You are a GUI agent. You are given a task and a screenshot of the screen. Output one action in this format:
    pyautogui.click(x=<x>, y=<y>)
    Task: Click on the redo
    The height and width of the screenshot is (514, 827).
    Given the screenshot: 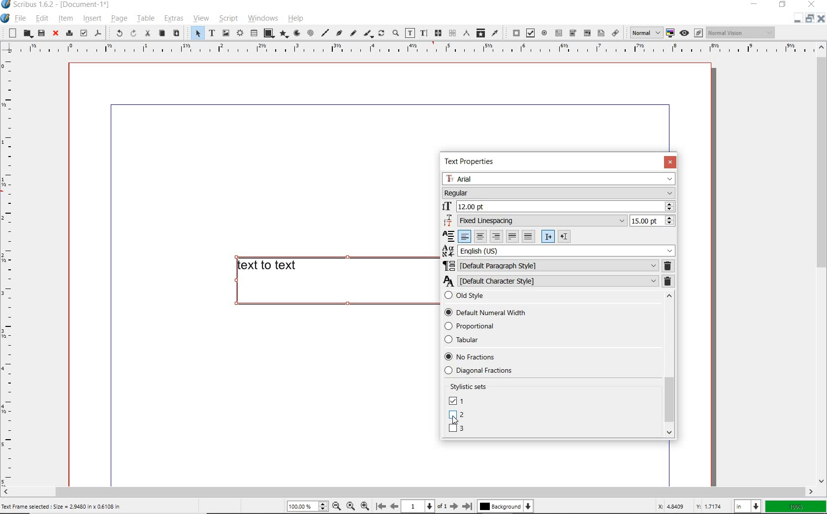 What is the action you would take?
    pyautogui.click(x=132, y=33)
    